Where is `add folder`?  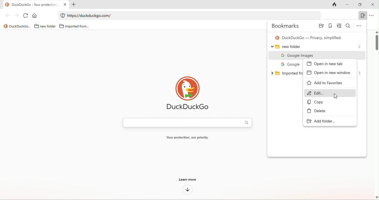
add folder is located at coordinates (329, 121).